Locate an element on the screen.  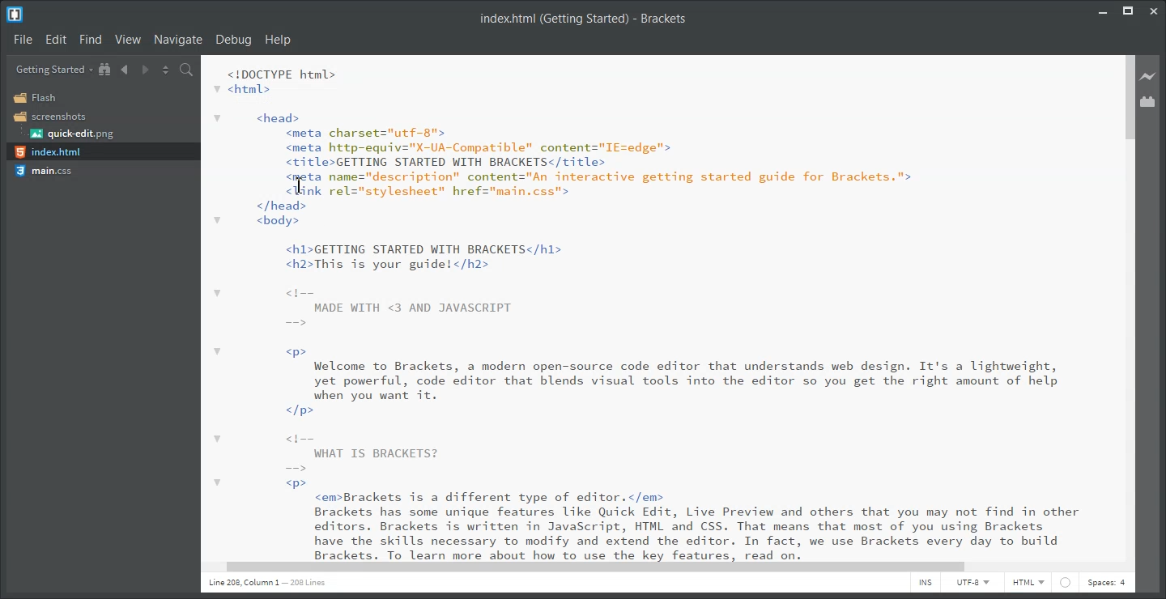
web is located at coordinates (1064, 582).